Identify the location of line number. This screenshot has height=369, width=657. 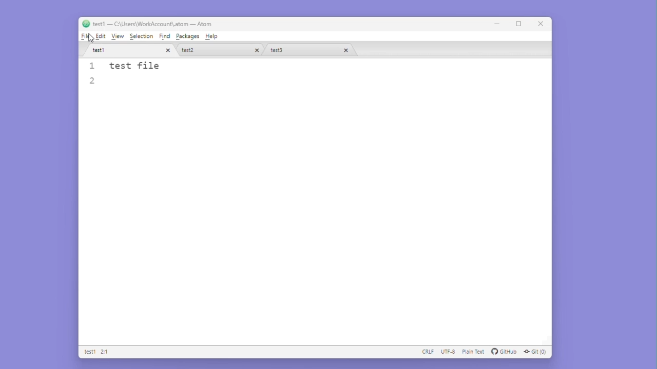
(89, 74).